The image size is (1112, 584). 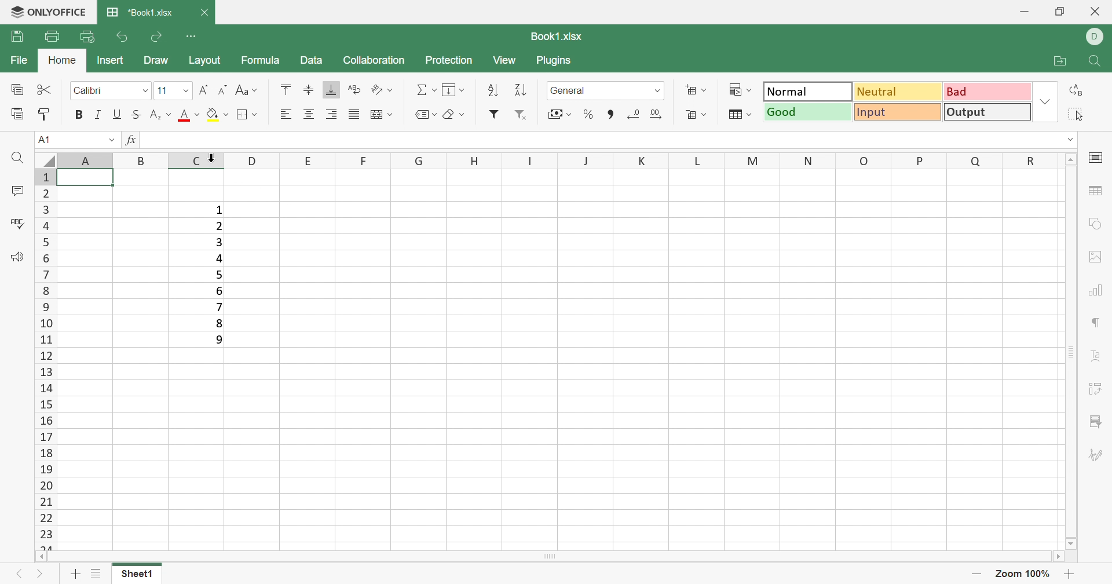 What do you see at coordinates (206, 61) in the screenshot?
I see `Layout` at bounding box center [206, 61].